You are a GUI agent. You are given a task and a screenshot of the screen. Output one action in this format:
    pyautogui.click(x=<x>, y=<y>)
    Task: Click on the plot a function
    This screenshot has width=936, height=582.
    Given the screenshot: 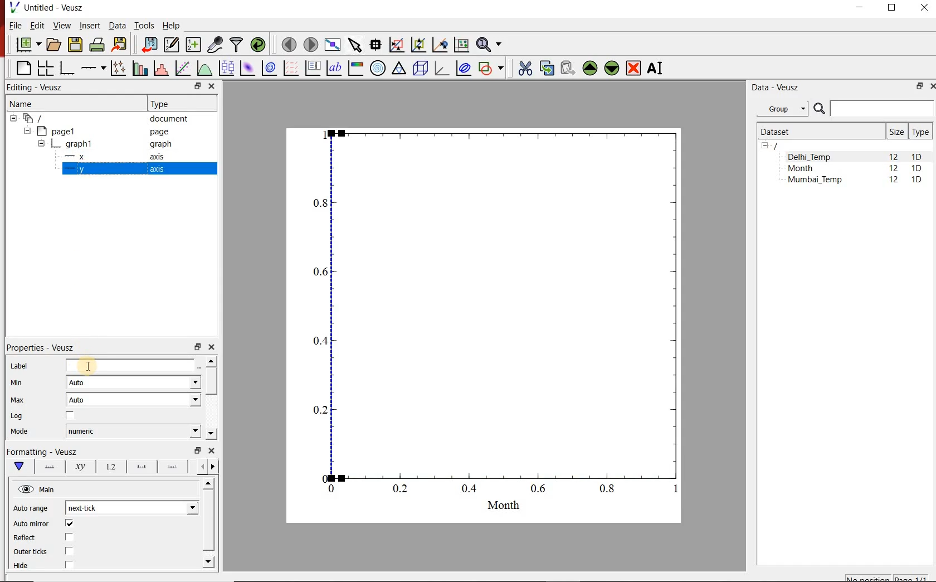 What is the action you would take?
    pyautogui.click(x=204, y=68)
    